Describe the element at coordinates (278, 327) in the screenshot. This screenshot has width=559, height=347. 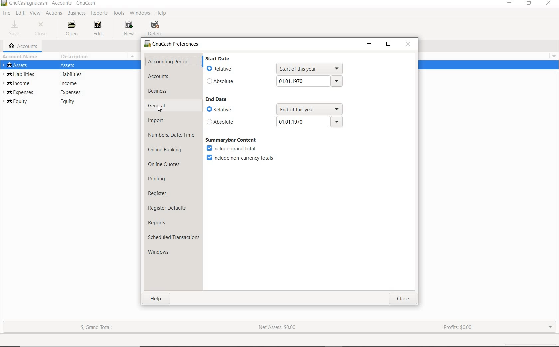
I see `NET ASSETS` at that location.